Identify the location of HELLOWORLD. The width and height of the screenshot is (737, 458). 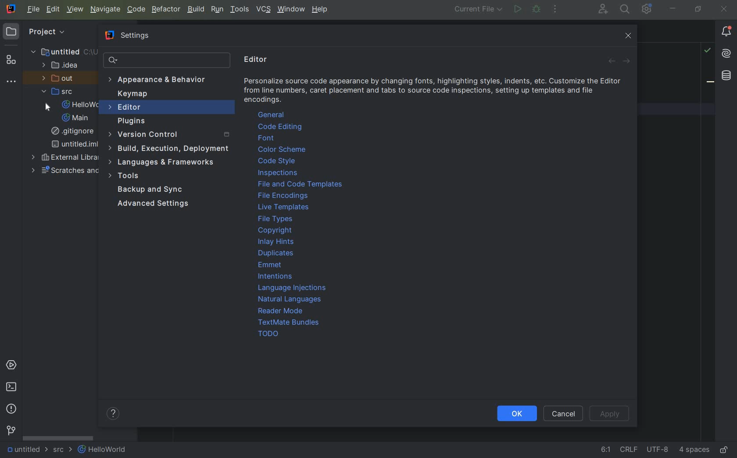
(77, 104).